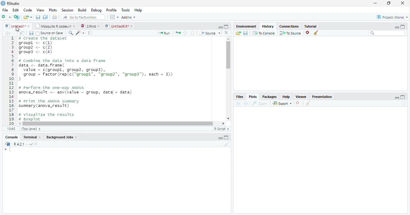 The height and width of the screenshot is (215, 410). Describe the element at coordinates (164, 33) in the screenshot. I see `Run` at that location.